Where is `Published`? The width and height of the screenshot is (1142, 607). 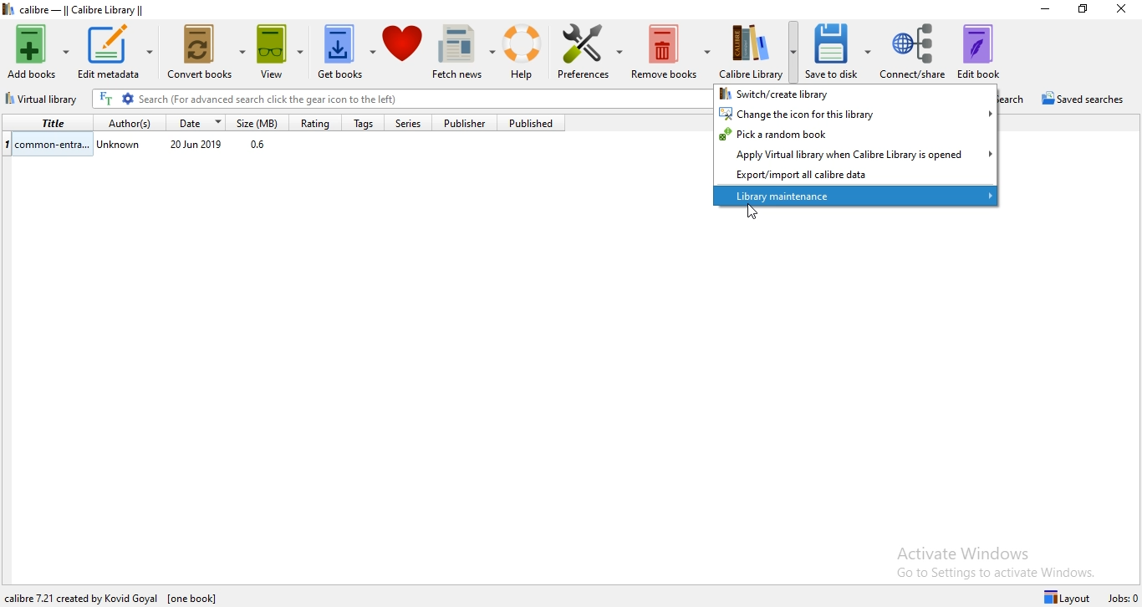 Published is located at coordinates (536, 123).